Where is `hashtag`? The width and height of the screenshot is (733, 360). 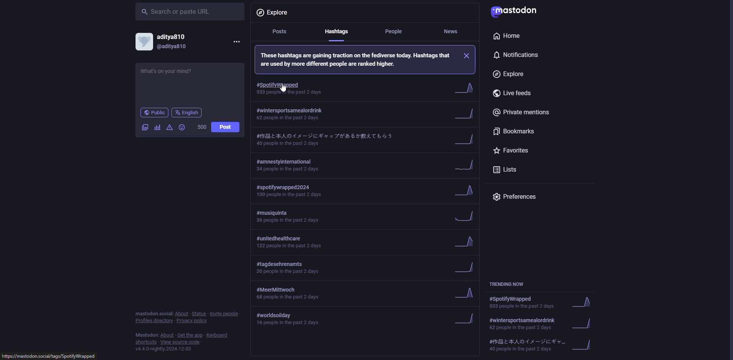
hashtag is located at coordinates (303, 167).